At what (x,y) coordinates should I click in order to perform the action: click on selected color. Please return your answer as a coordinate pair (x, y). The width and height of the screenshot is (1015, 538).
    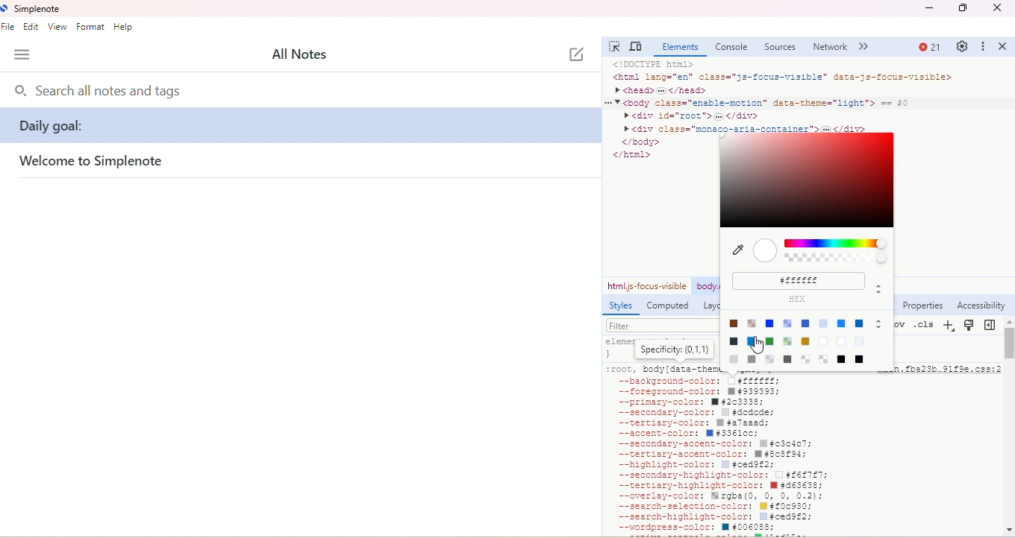
    Looking at the image, I should click on (766, 251).